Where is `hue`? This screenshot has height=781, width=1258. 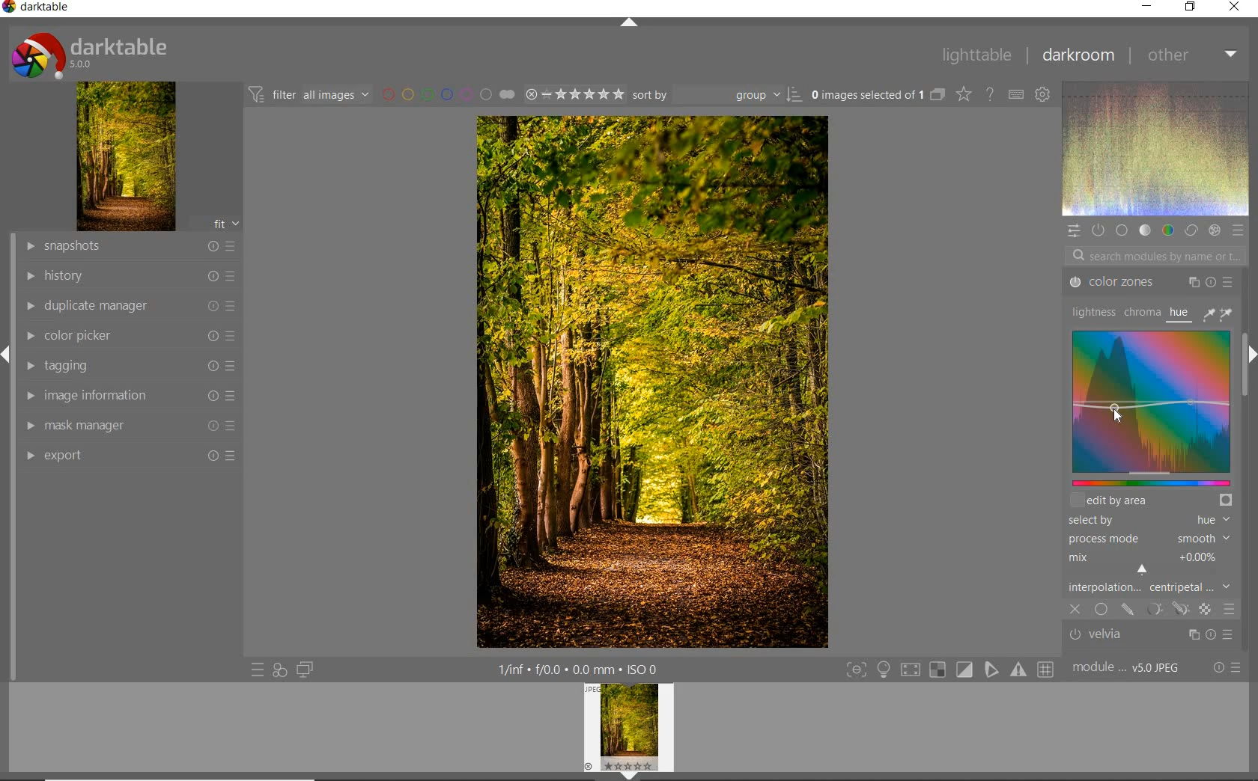
hue is located at coordinates (1180, 312).